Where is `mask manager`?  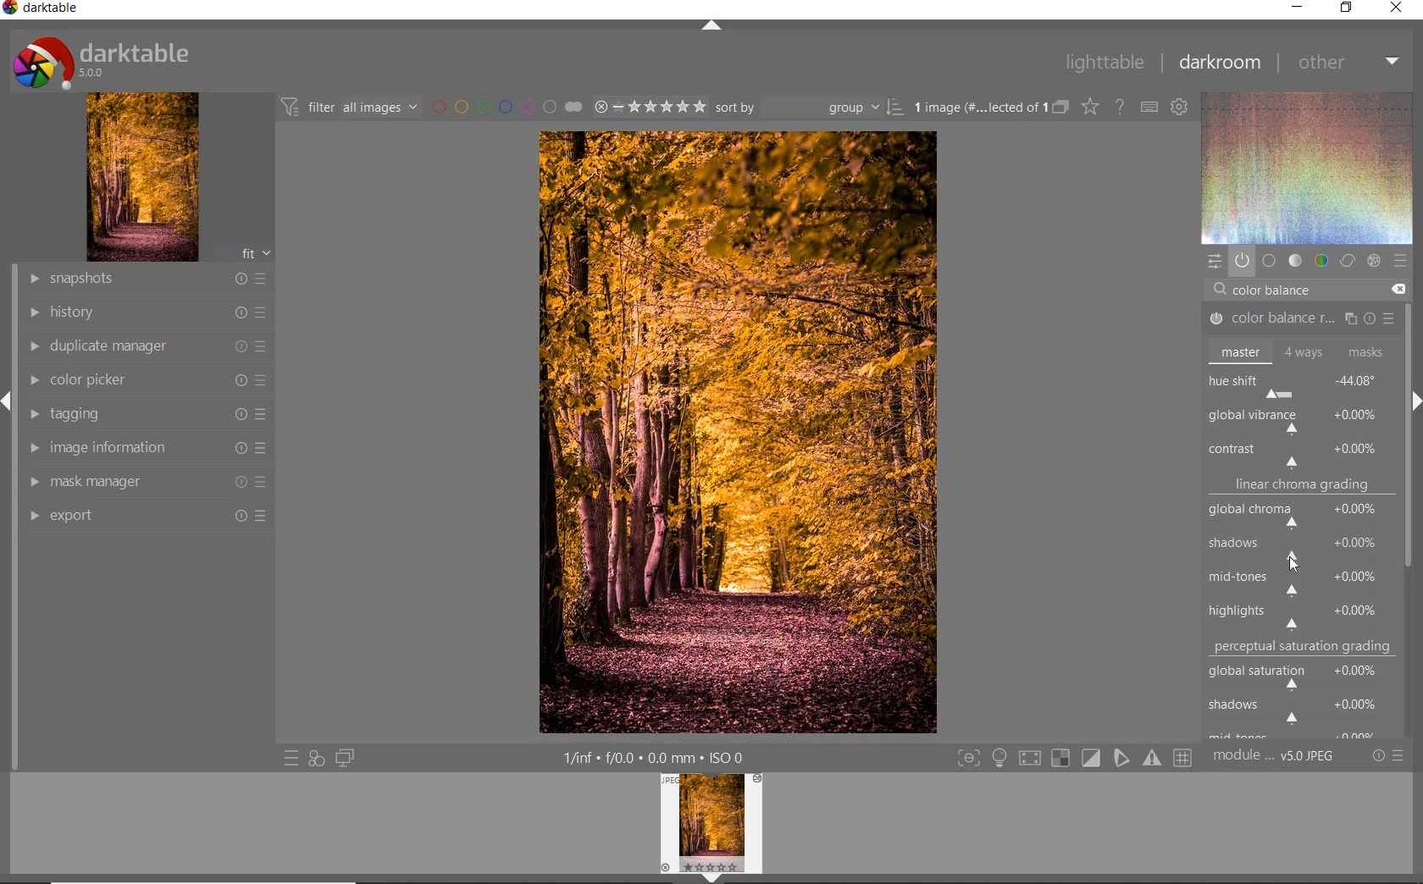
mask manager is located at coordinates (148, 482).